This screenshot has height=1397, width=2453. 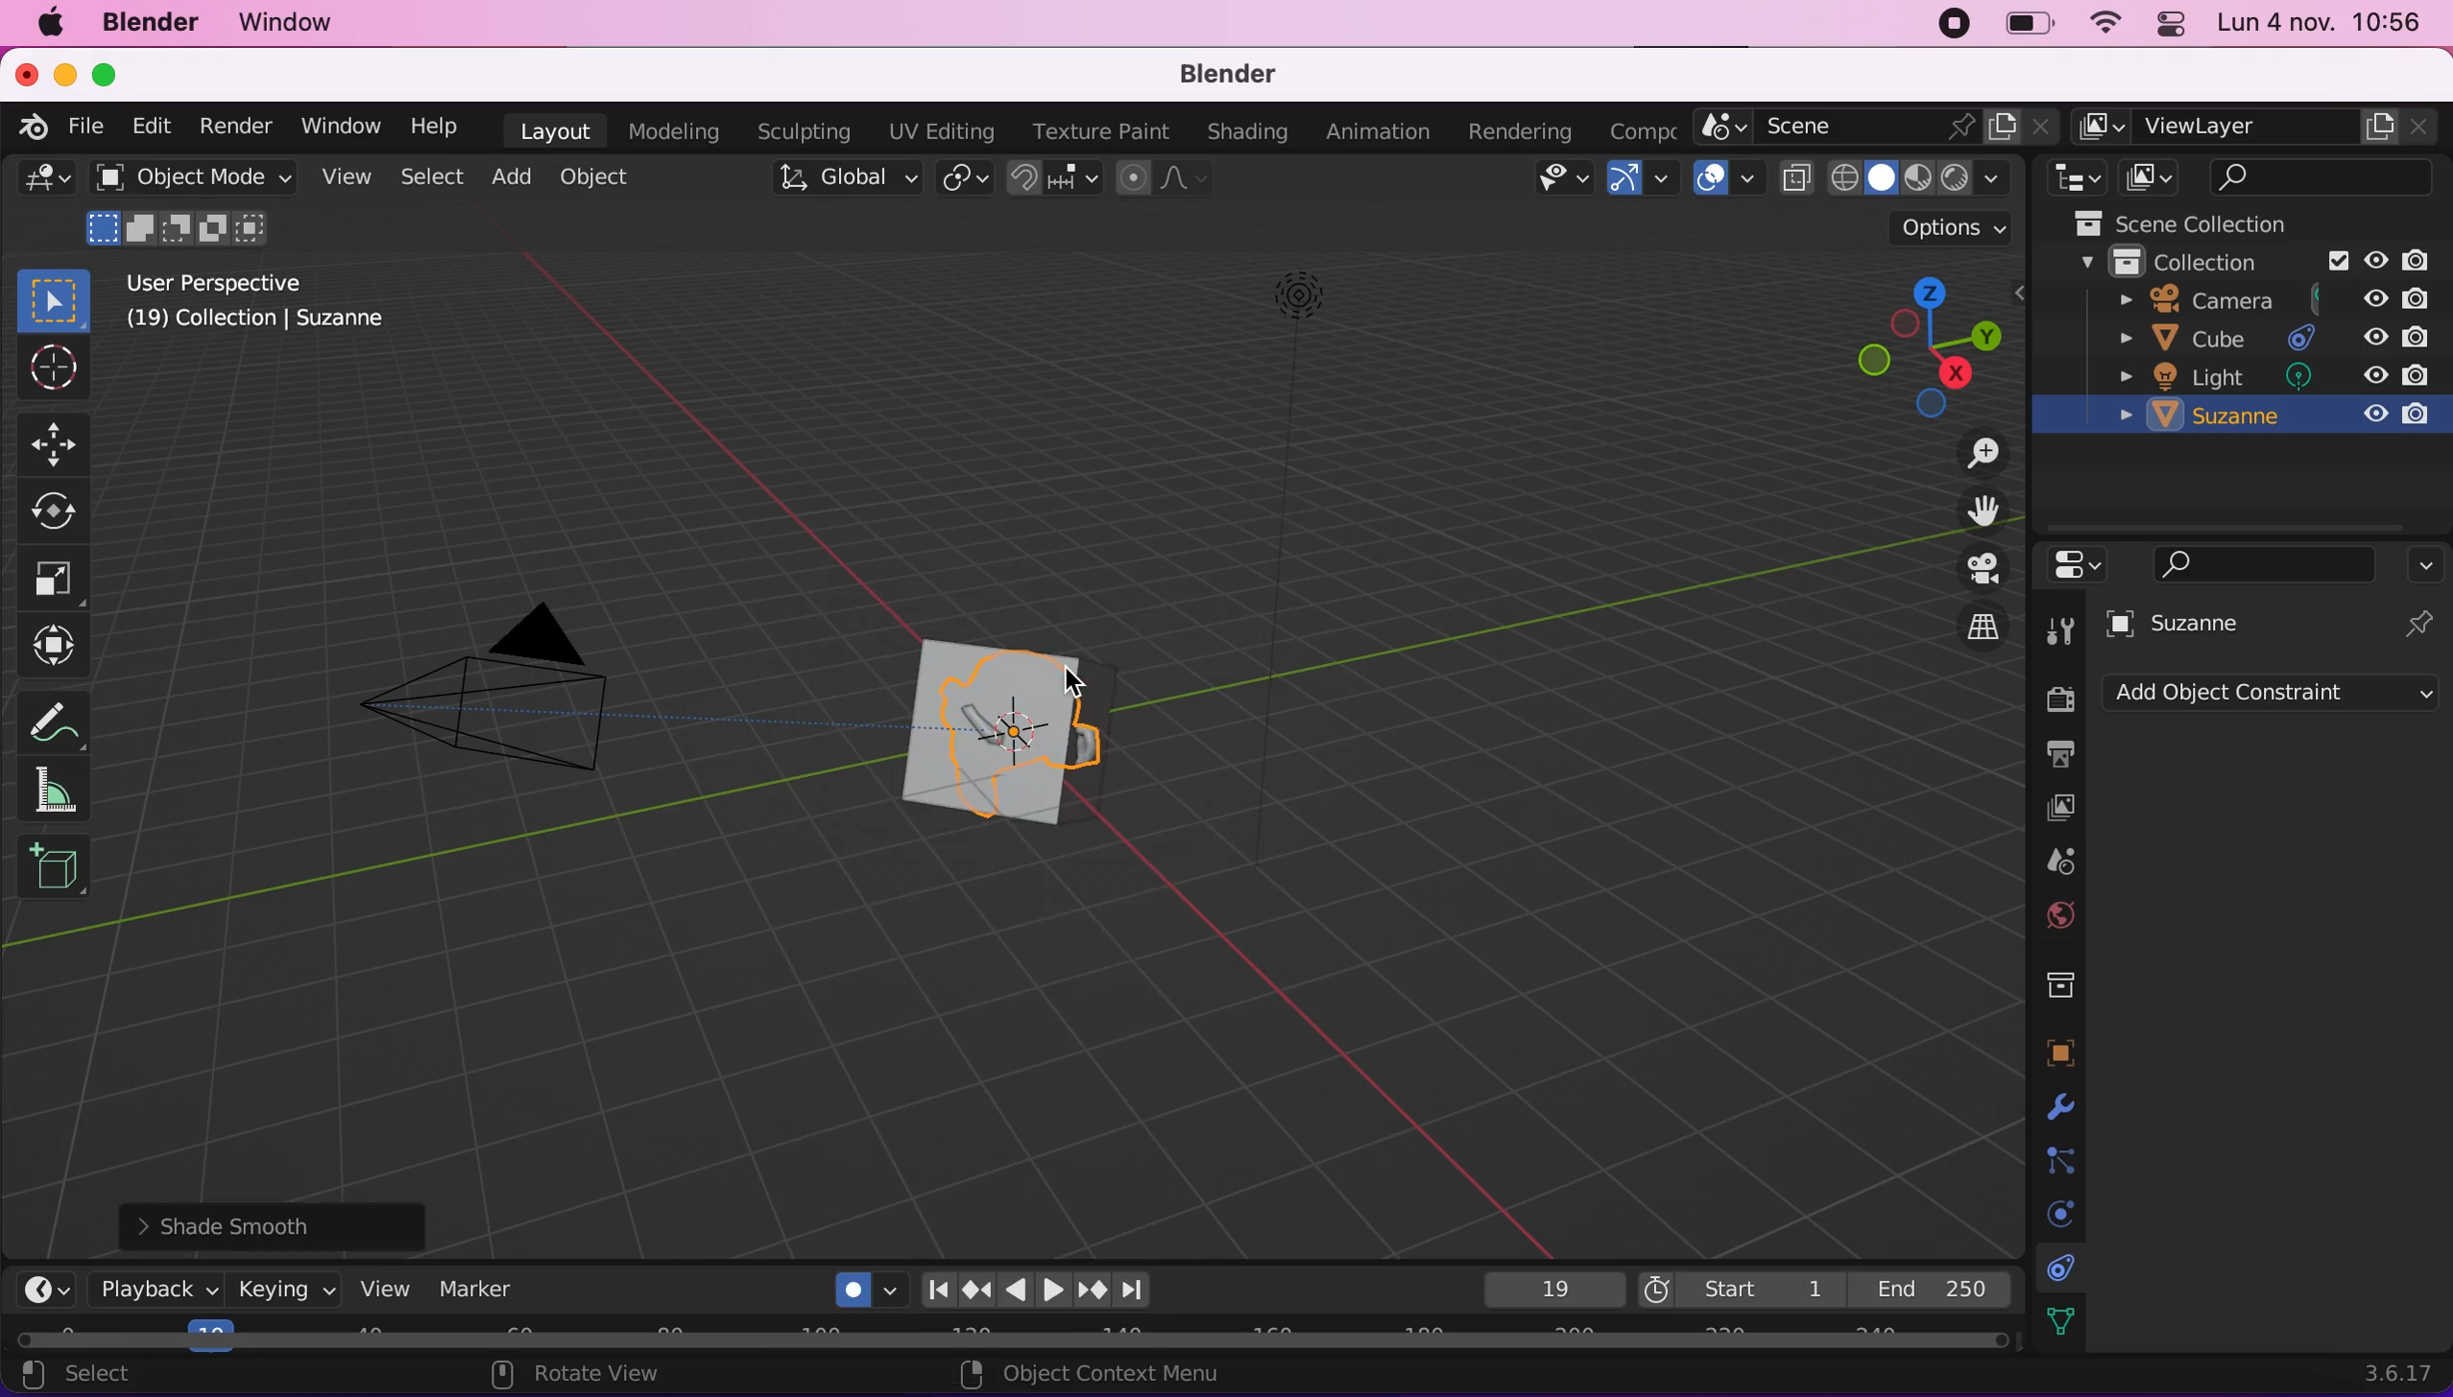 What do you see at coordinates (2200, 623) in the screenshot?
I see `suzanne` at bounding box center [2200, 623].